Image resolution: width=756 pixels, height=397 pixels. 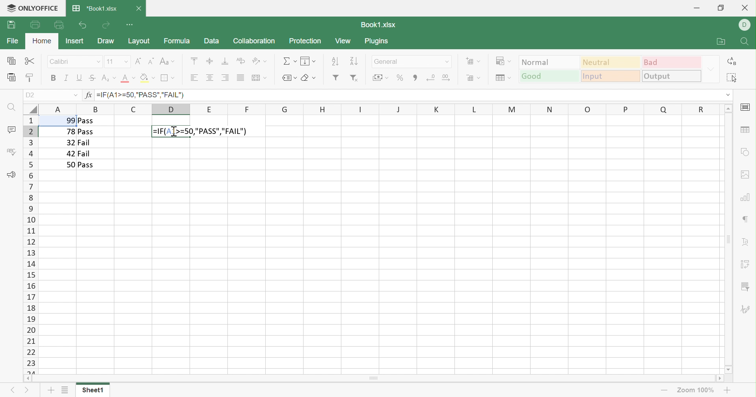 What do you see at coordinates (380, 109) in the screenshot?
I see `Column names` at bounding box center [380, 109].